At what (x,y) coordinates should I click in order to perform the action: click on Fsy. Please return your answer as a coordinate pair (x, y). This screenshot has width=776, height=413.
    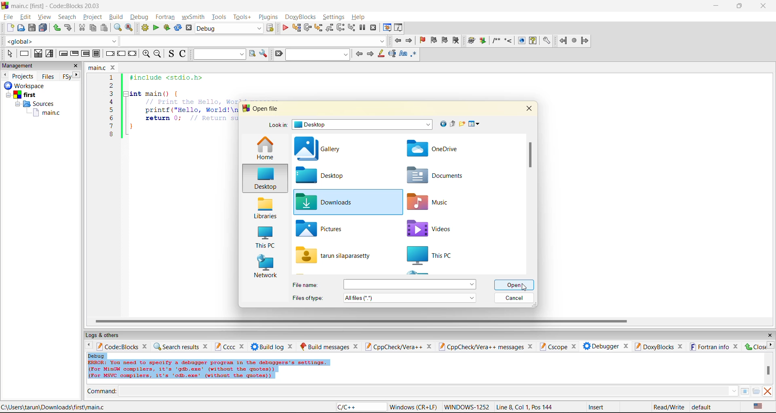
    Looking at the image, I should click on (66, 77).